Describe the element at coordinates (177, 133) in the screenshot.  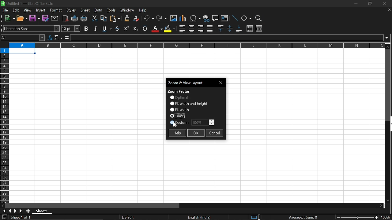
I see `help` at that location.